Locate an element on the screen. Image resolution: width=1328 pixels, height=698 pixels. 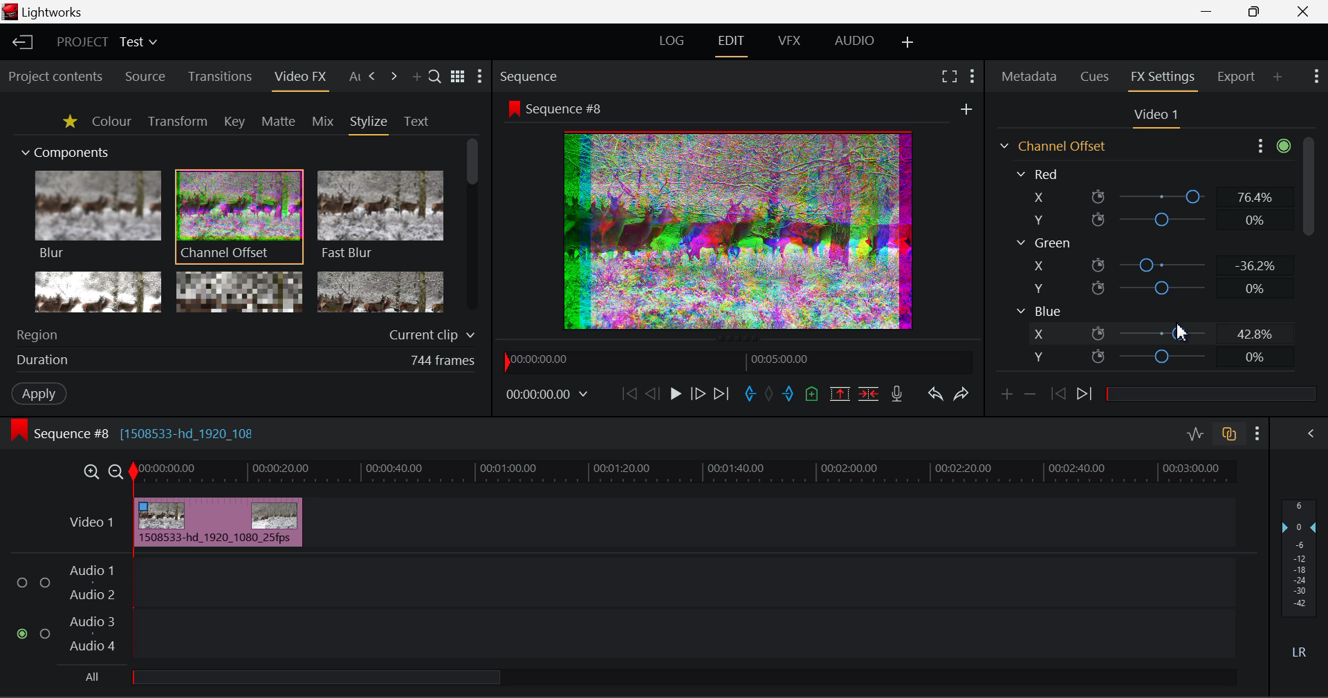
Show Settings is located at coordinates (1316, 76).